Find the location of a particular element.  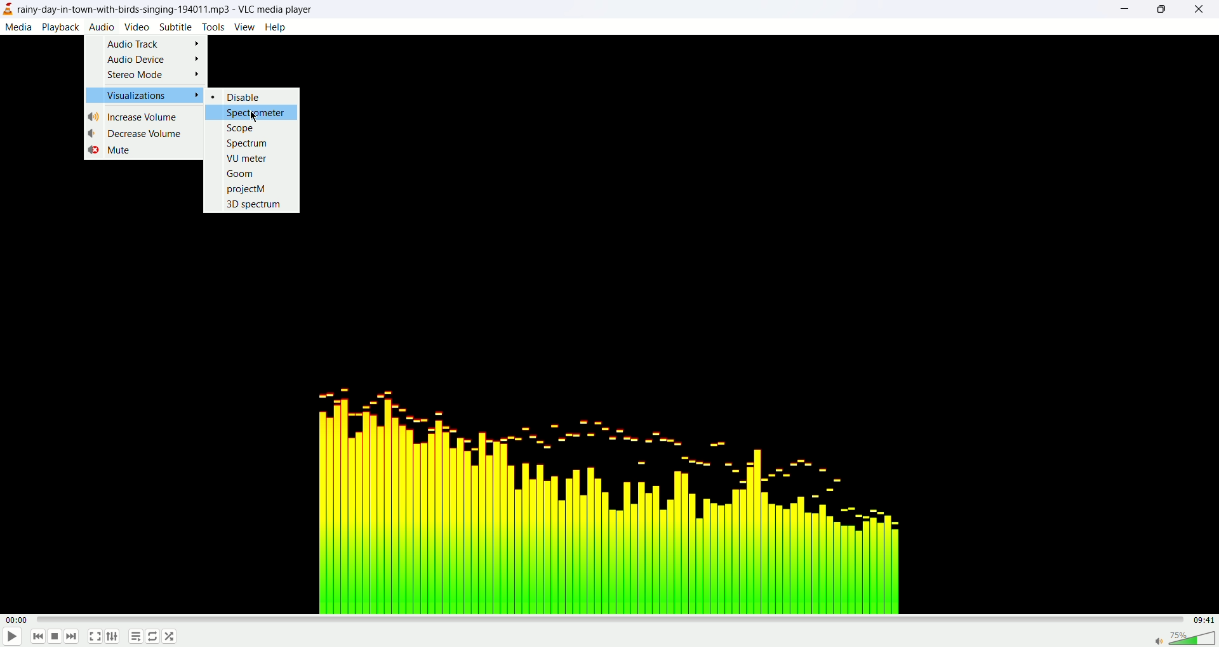

logo is located at coordinates (8, 8).